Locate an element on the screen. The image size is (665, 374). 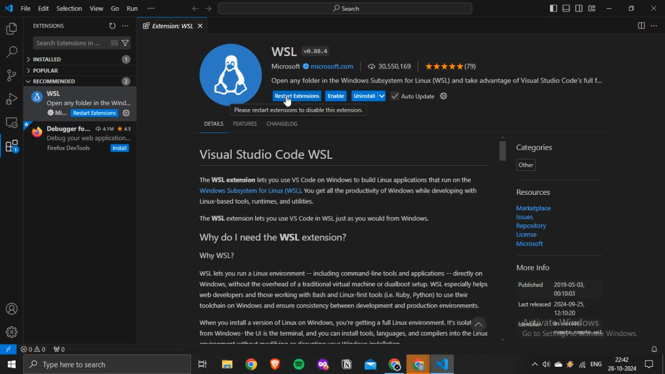
no ports forwarded is located at coordinates (60, 349).